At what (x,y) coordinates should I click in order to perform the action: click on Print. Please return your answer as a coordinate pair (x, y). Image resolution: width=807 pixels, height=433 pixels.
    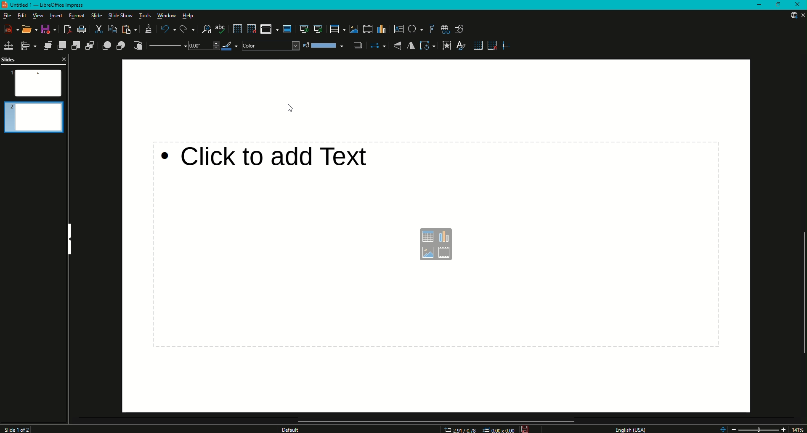
    Looking at the image, I should click on (82, 29).